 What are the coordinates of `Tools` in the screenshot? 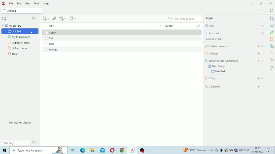 It's located at (37, 3).